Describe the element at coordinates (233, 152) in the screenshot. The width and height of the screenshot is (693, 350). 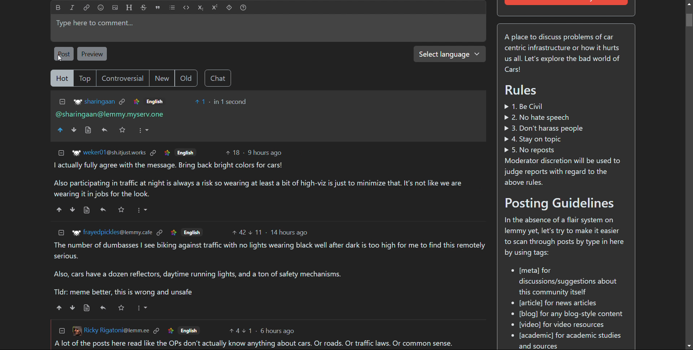
I see `upvotes 18` at that location.